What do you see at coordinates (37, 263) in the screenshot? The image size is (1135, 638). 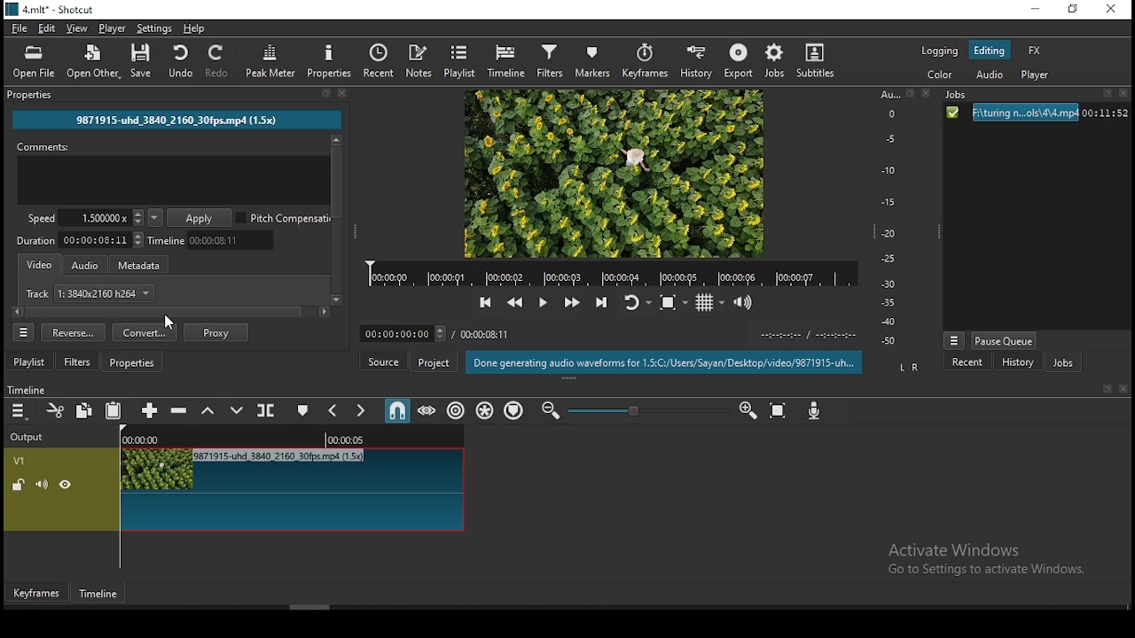 I see `video` at bounding box center [37, 263].